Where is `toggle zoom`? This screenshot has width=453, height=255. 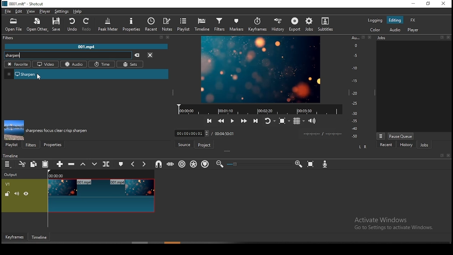 toggle zoom is located at coordinates (283, 121).